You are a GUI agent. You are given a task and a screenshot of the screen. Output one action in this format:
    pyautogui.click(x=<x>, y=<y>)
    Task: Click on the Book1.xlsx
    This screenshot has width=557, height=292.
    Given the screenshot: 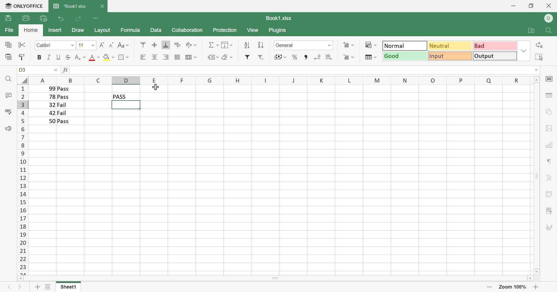 What is the action you would take?
    pyautogui.click(x=278, y=19)
    